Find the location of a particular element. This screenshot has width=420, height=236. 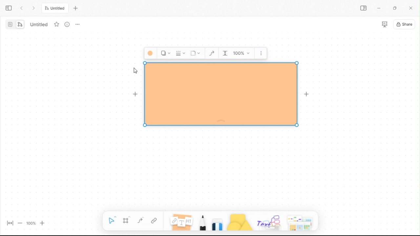

notes is located at coordinates (181, 222).